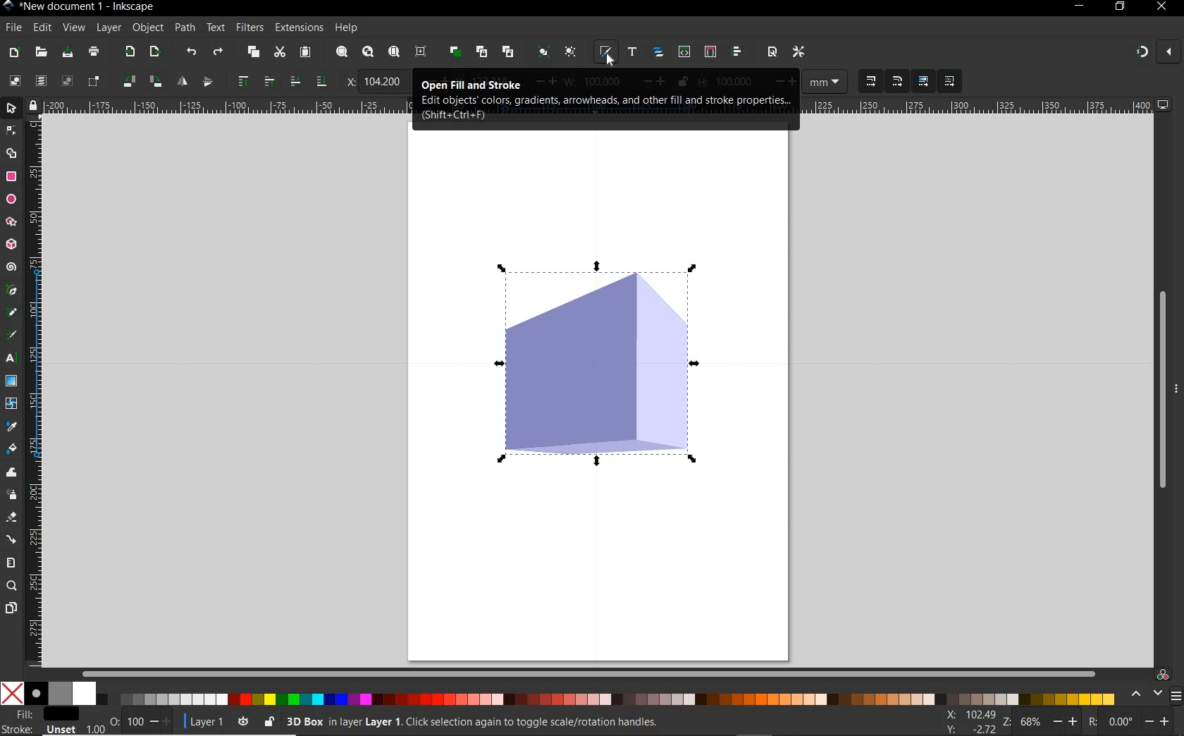 The image size is (1184, 736). I want to click on EXTENSIONS, so click(297, 28).